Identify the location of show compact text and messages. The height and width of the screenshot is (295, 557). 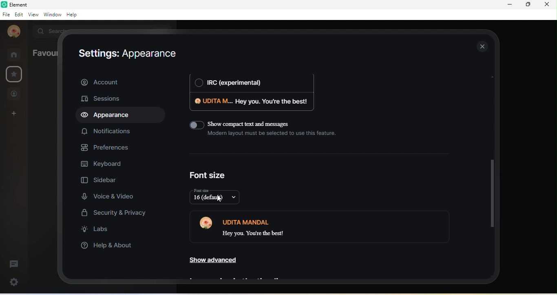
(267, 132).